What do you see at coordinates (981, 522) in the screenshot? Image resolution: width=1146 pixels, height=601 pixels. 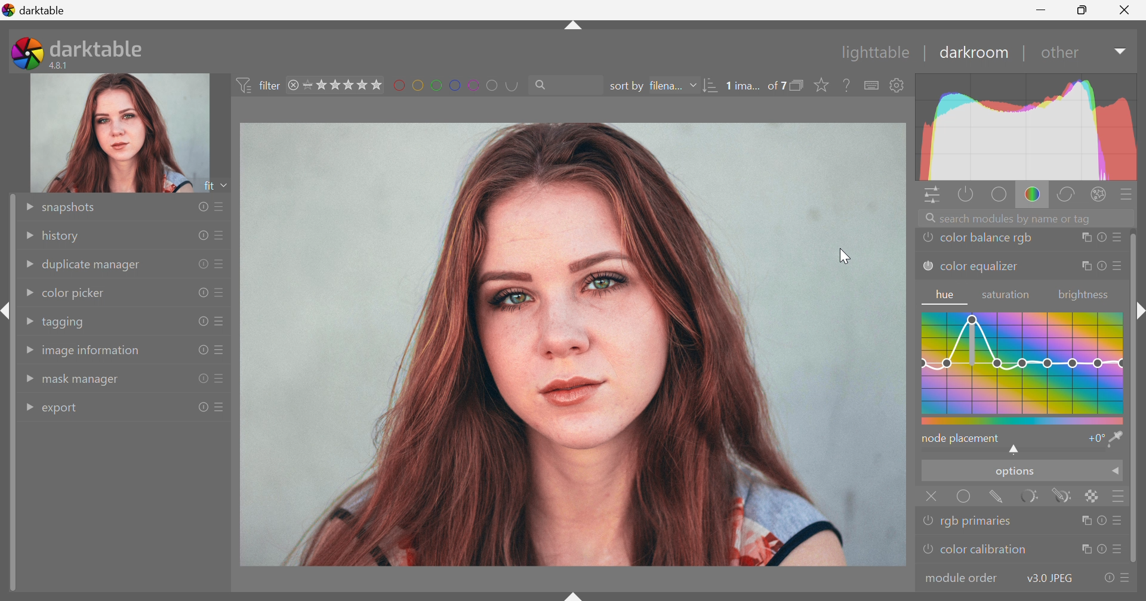 I see `rgb primaries` at bounding box center [981, 522].